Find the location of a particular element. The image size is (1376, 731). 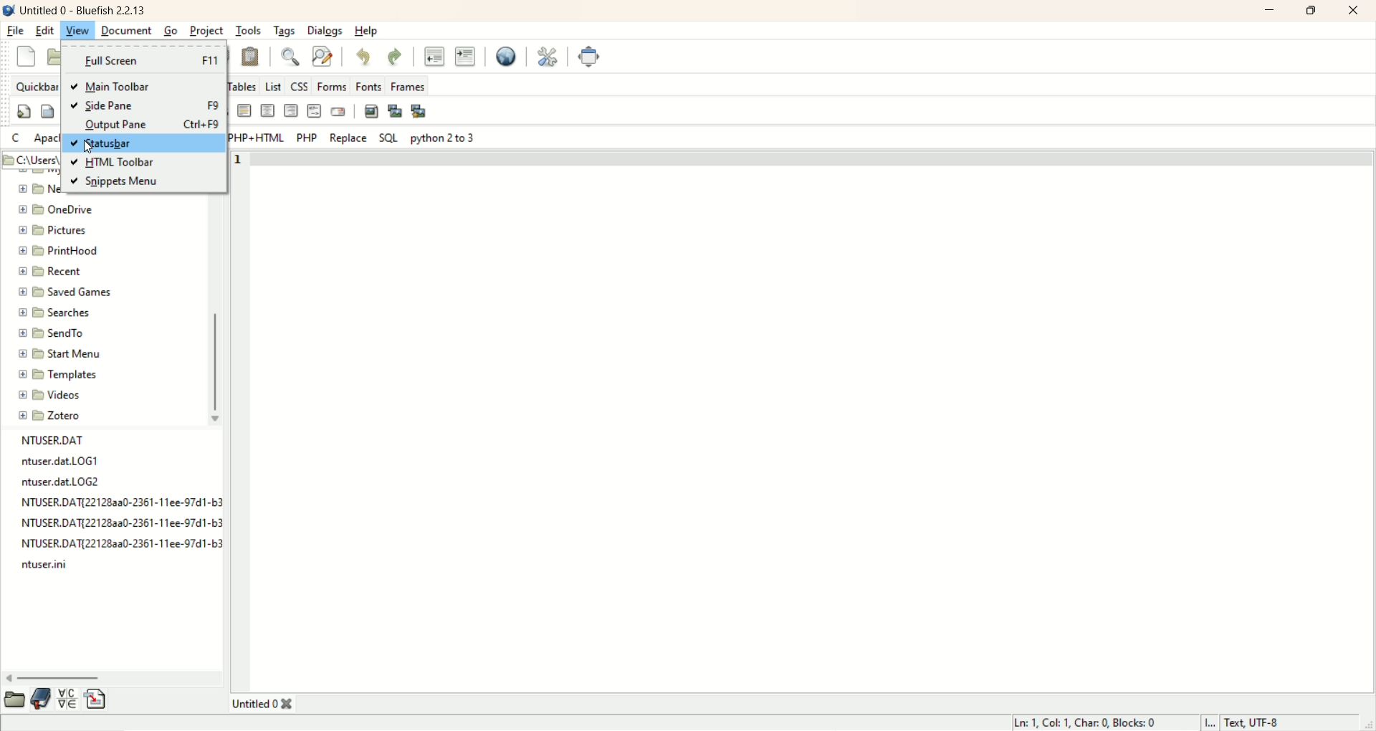

maximize is located at coordinates (1314, 11).